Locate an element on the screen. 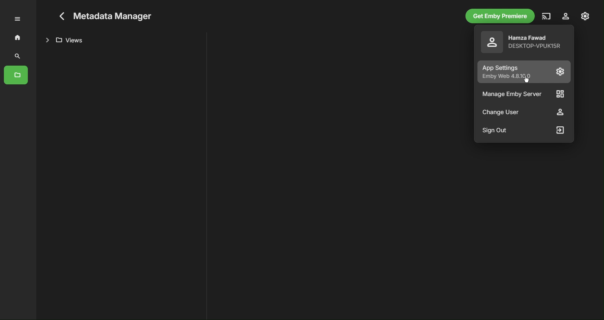 Image resolution: width=604 pixels, height=320 pixels. App Settings is located at coordinates (524, 72).